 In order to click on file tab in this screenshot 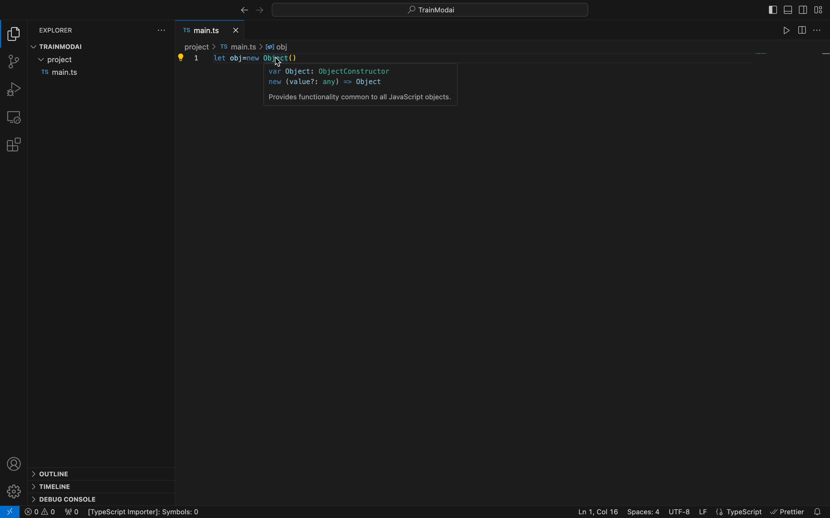, I will do `click(212, 30)`.